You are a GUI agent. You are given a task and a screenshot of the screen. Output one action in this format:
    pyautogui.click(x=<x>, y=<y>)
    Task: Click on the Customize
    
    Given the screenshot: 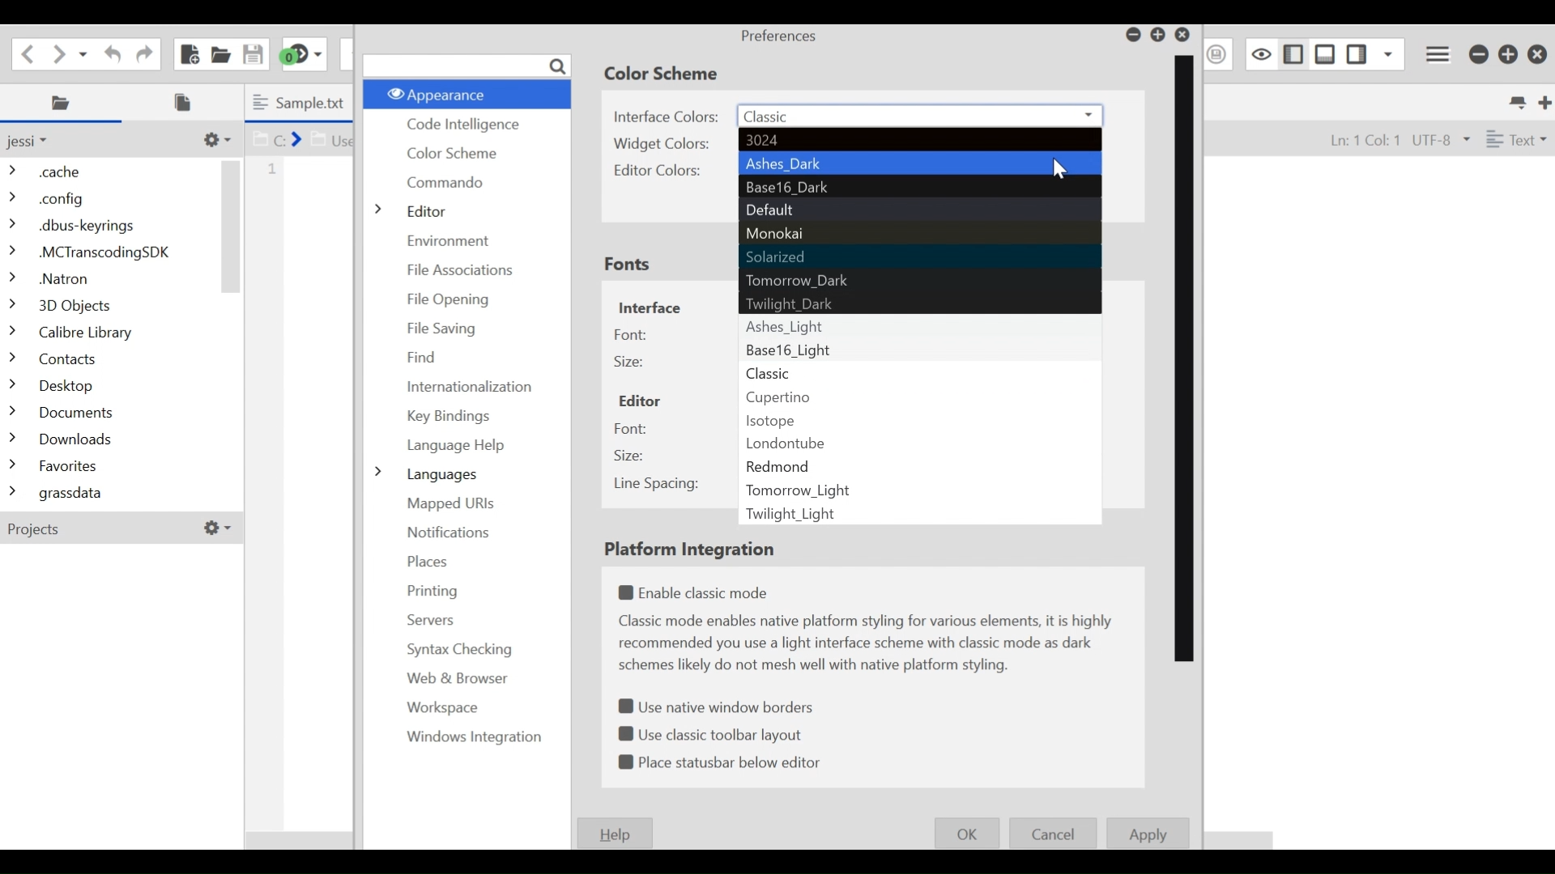 What is the action you would take?
    pyautogui.click(x=215, y=139)
    